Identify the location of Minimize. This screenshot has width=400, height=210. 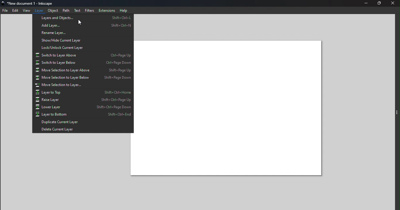
(365, 4).